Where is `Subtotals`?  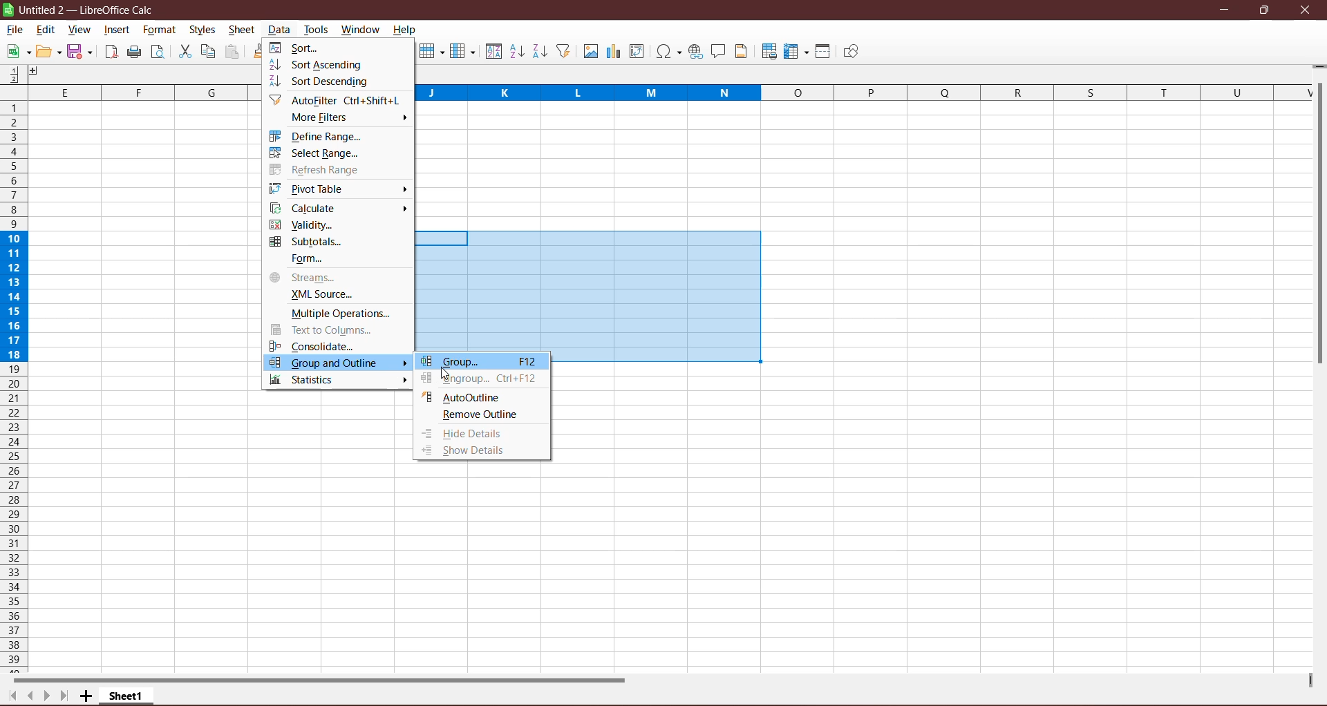
Subtotals is located at coordinates (310, 242).